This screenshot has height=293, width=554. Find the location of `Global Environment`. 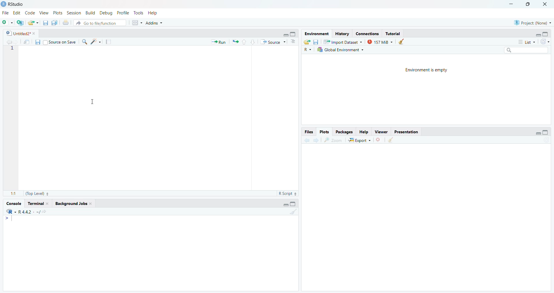

Global Environment is located at coordinates (340, 50).